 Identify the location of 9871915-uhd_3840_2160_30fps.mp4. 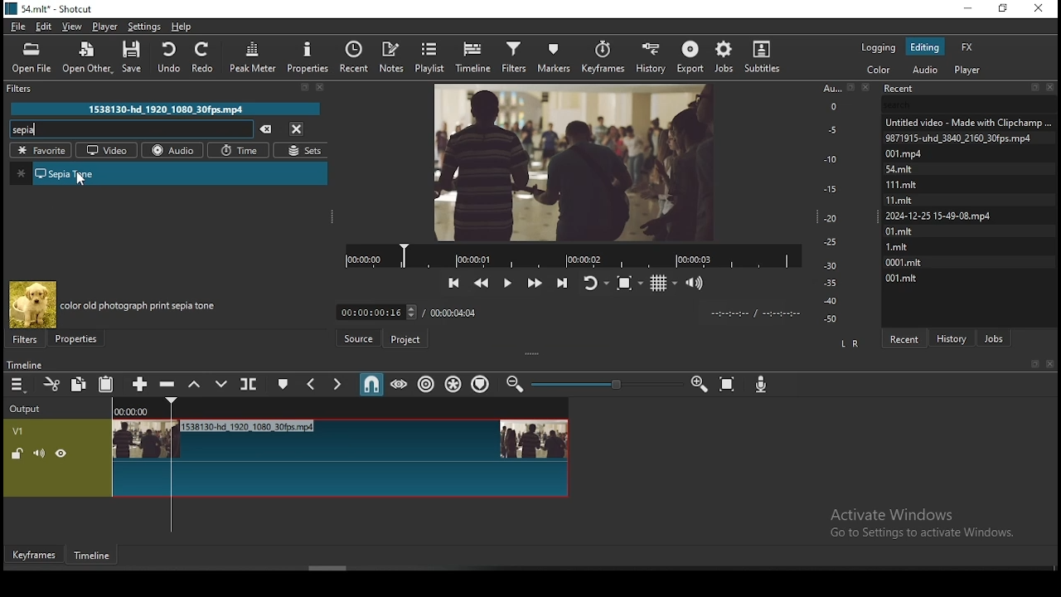
(960, 137).